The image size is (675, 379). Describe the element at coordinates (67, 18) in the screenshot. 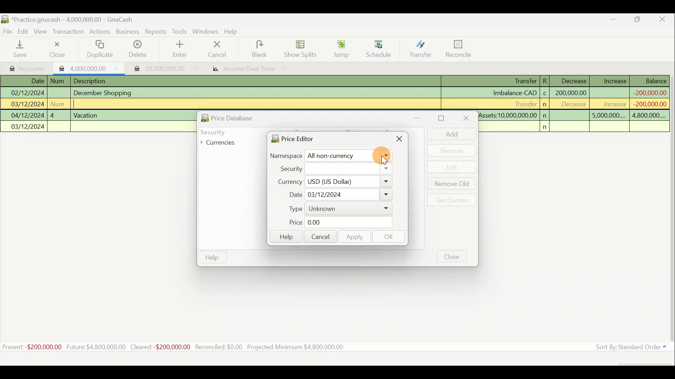

I see `Document name` at that location.